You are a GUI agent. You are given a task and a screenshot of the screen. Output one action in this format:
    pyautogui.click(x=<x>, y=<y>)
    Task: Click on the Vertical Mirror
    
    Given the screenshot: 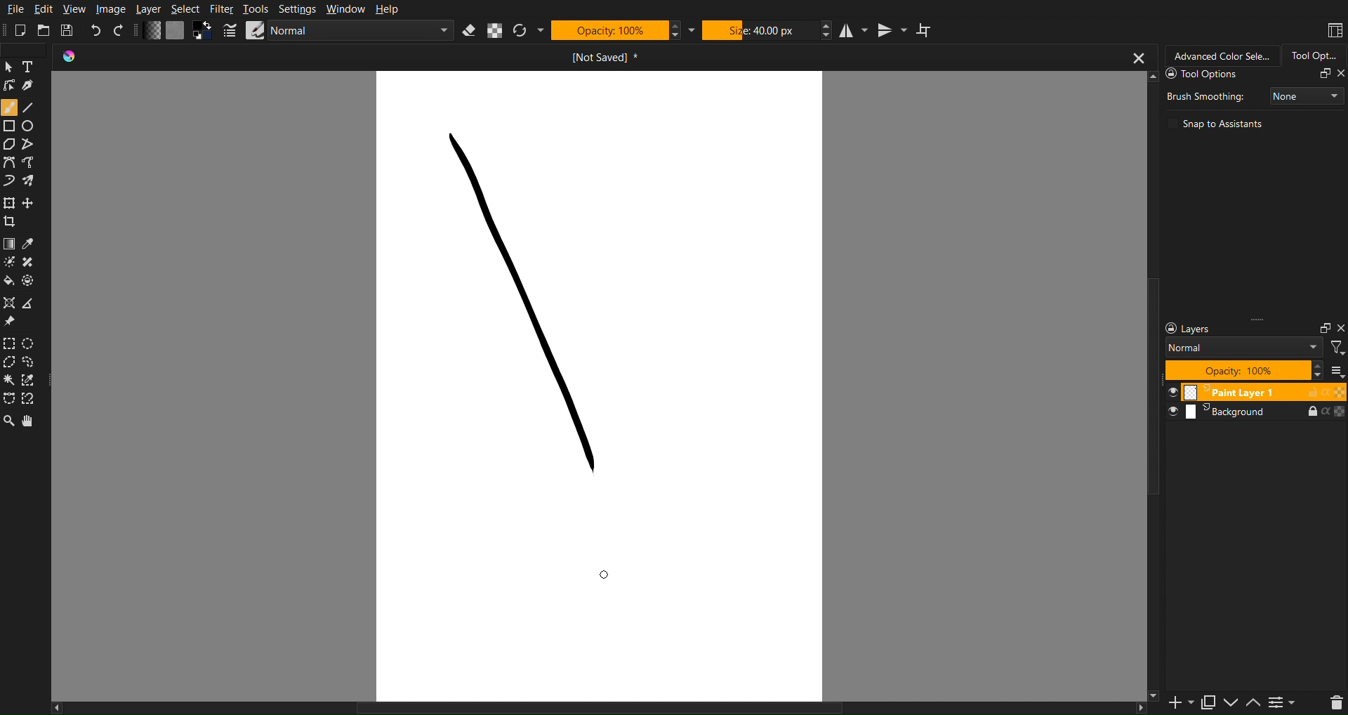 What is the action you would take?
    pyautogui.click(x=892, y=30)
    